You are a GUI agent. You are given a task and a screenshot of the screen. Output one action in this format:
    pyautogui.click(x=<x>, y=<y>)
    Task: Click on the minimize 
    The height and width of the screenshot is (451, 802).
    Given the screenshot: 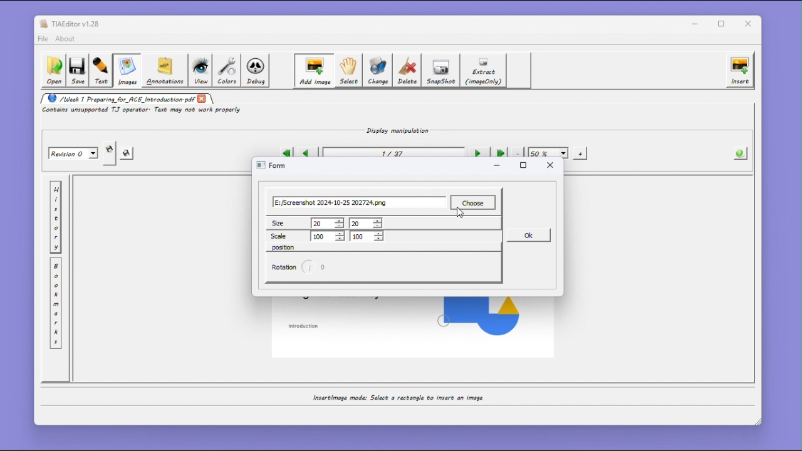 What is the action you would take?
    pyautogui.click(x=695, y=23)
    